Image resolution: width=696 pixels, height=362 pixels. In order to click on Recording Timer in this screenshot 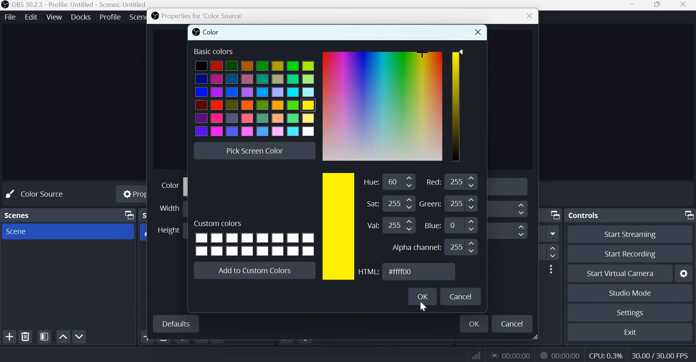, I will do `click(567, 355)`.